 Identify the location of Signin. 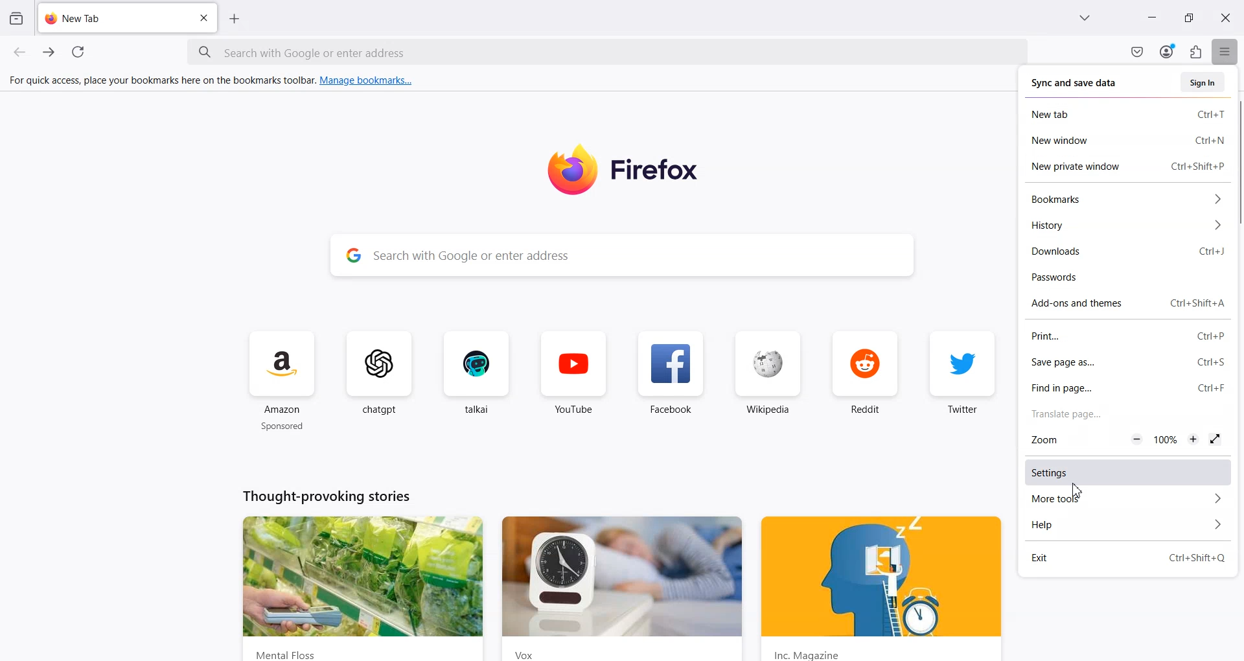
(1204, 82).